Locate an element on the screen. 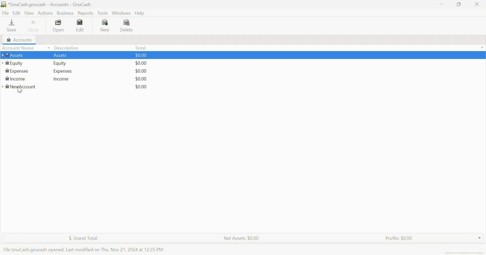  Assets is located at coordinates (15, 55).